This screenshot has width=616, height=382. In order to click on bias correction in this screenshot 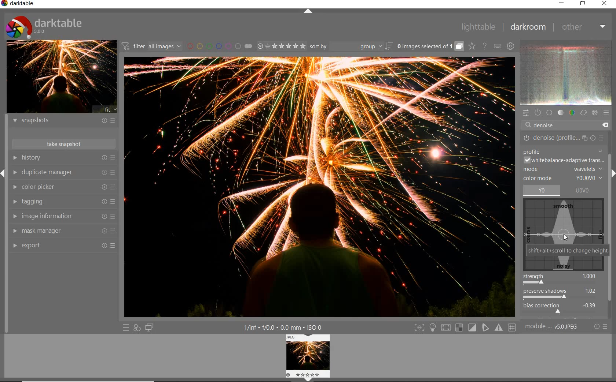, I will do `click(562, 309)`.